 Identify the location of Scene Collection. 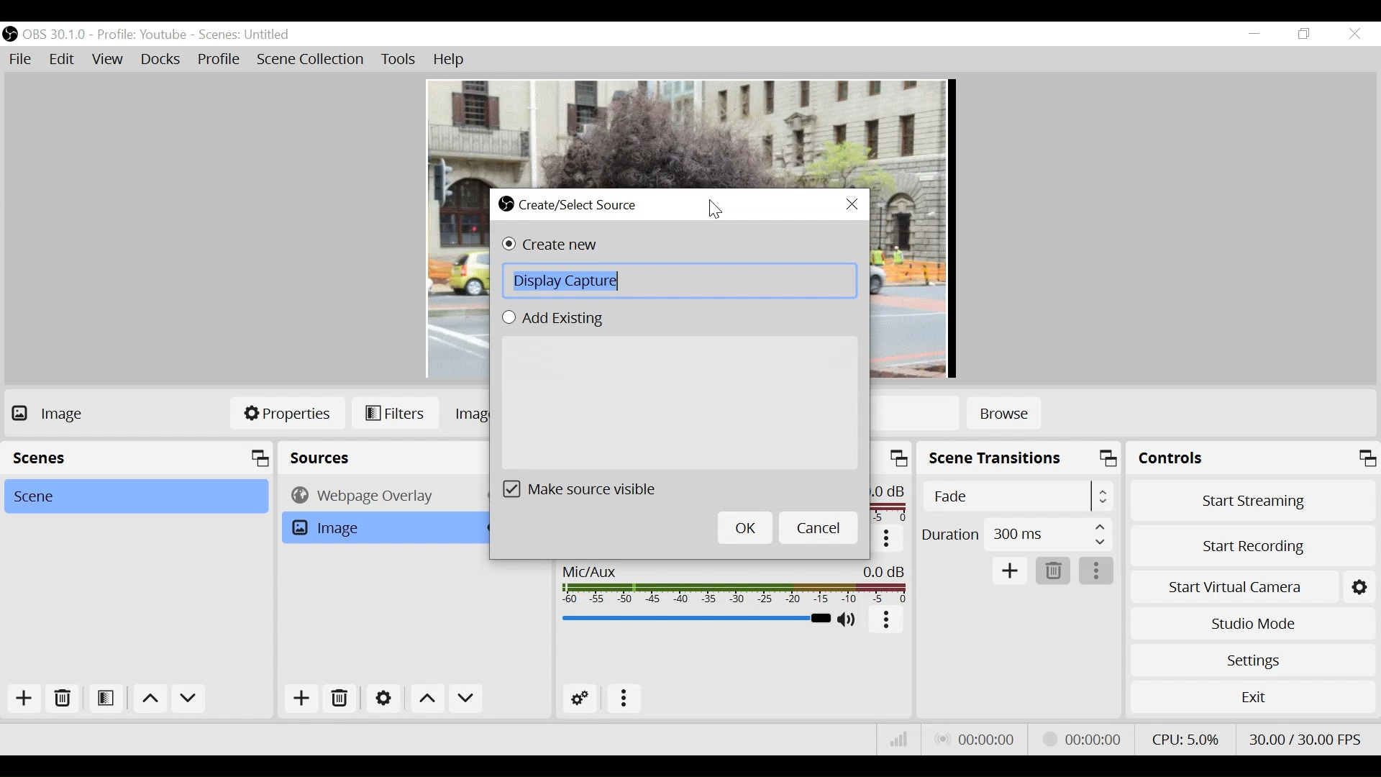
(313, 60).